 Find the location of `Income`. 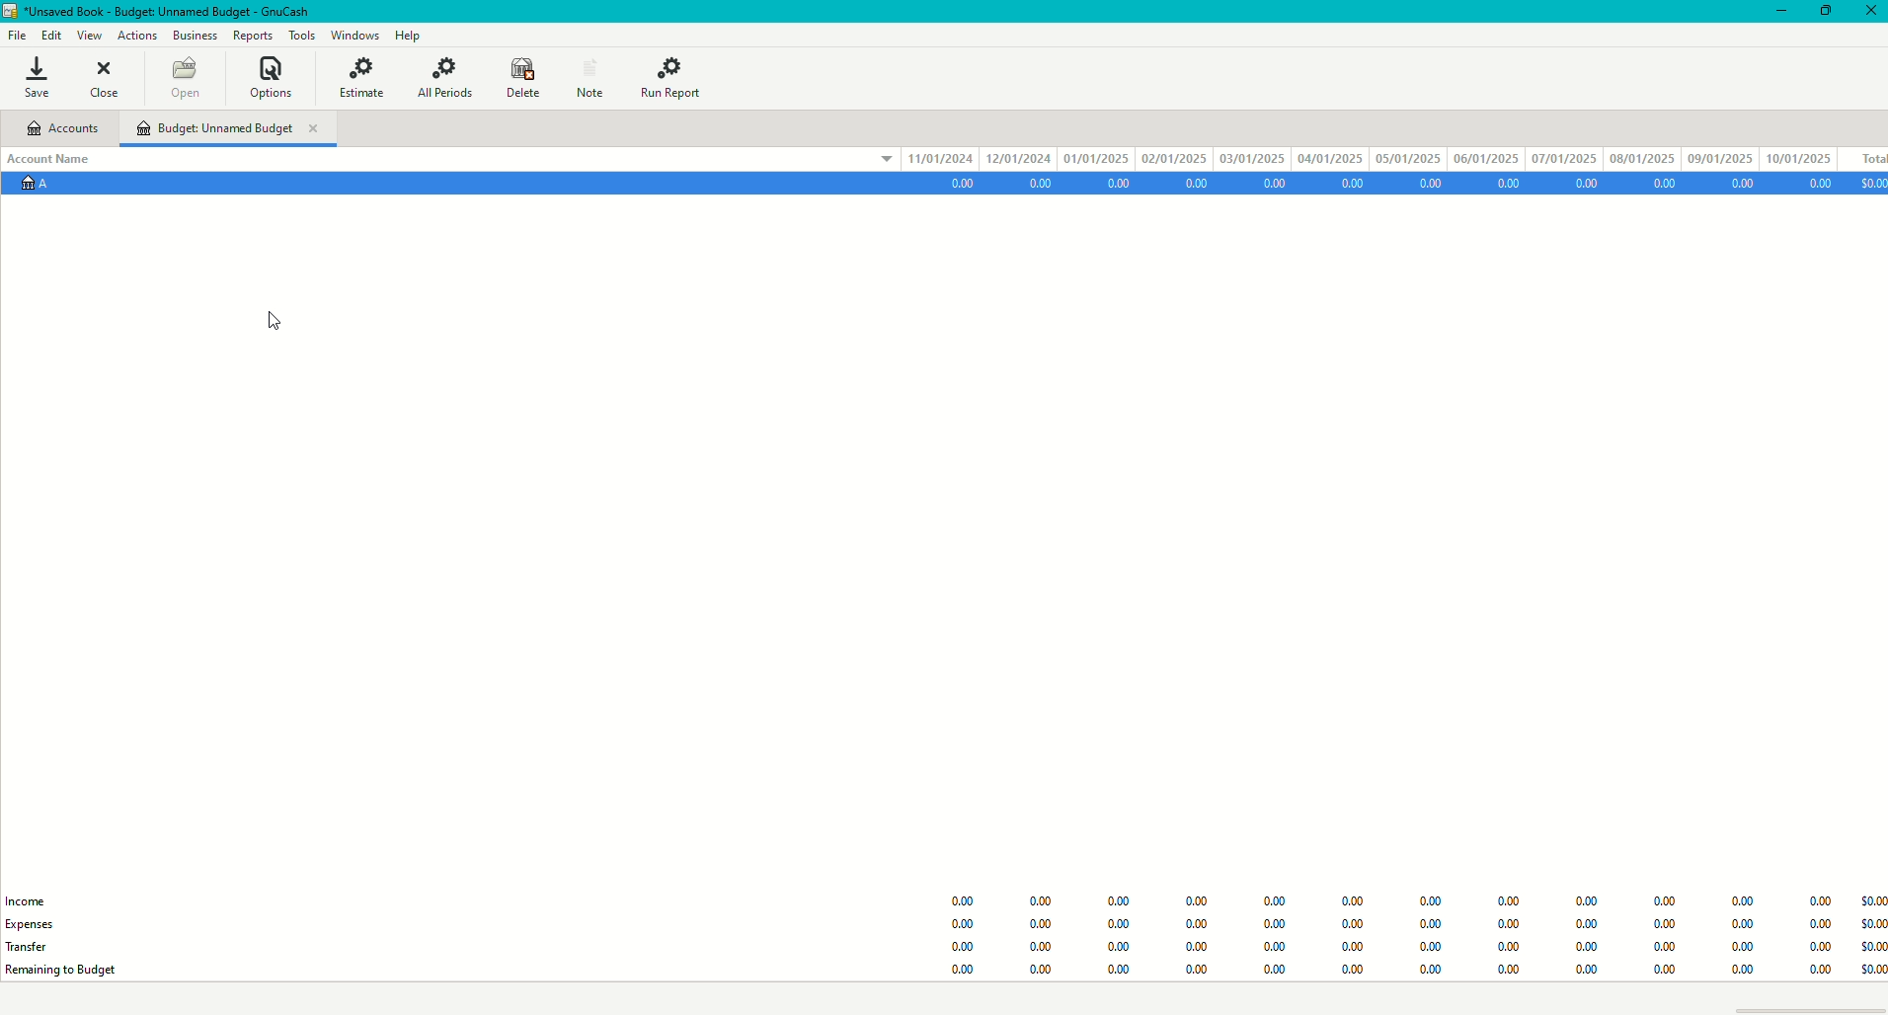

Income is located at coordinates (26, 899).